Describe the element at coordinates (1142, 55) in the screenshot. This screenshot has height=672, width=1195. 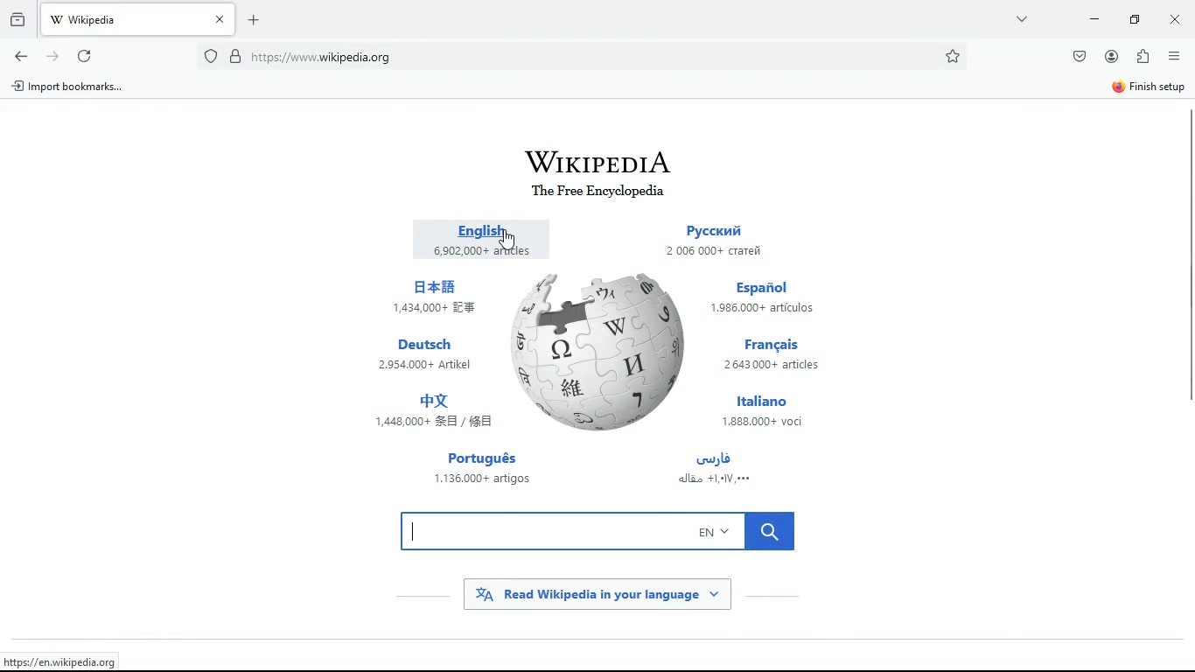
I see `extensions` at that location.